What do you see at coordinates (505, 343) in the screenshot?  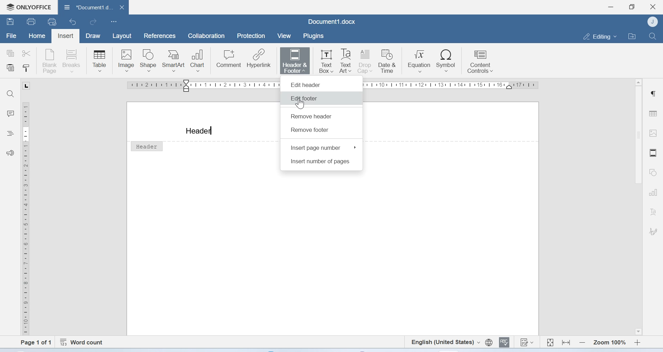 I see `Spell checking` at bounding box center [505, 343].